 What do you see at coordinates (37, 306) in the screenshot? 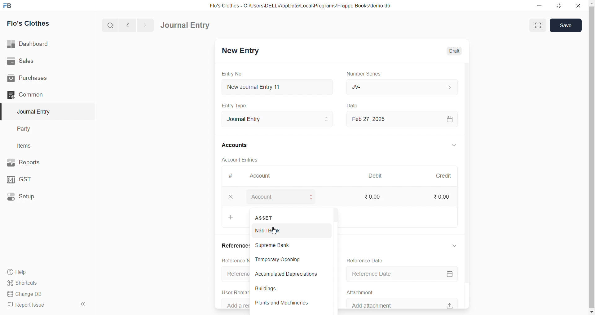
I see `Report Issue` at bounding box center [37, 306].